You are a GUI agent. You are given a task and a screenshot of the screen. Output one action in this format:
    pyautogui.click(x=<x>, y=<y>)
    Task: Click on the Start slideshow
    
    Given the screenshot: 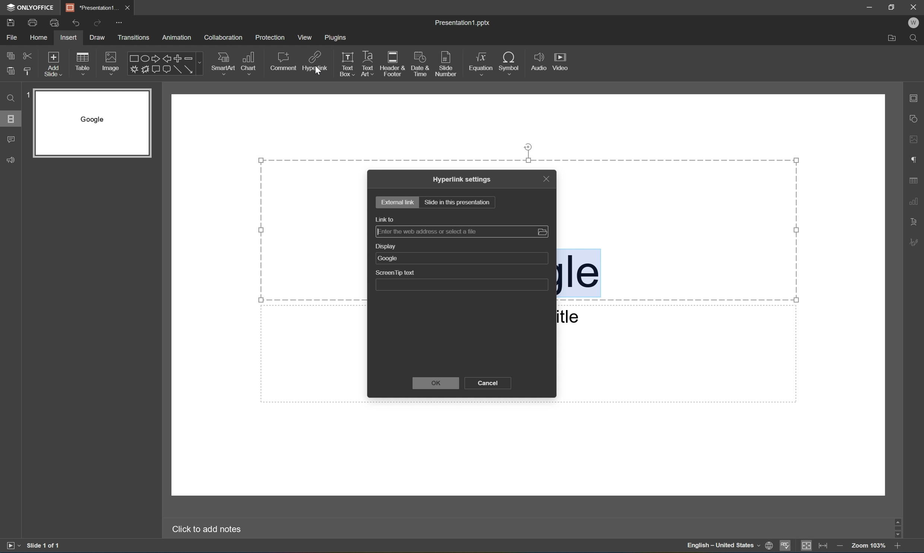 What is the action you would take?
    pyautogui.click(x=11, y=547)
    